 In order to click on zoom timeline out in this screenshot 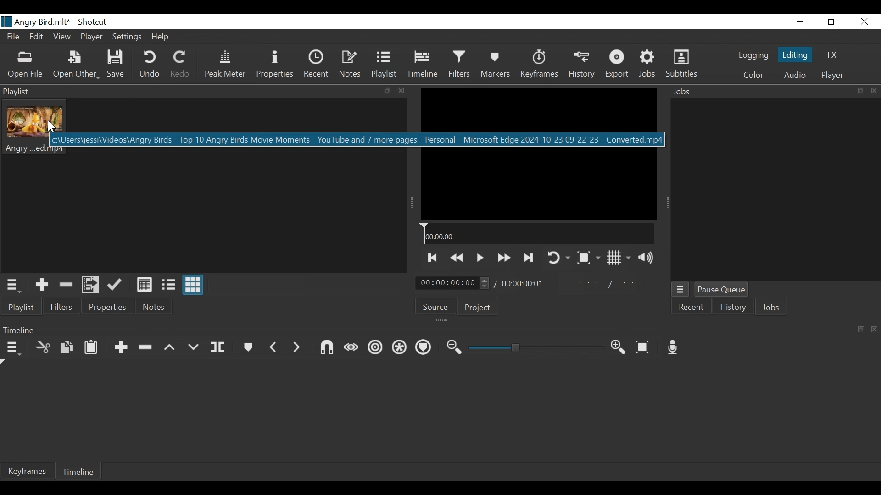, I will do `click(619, 347)`.